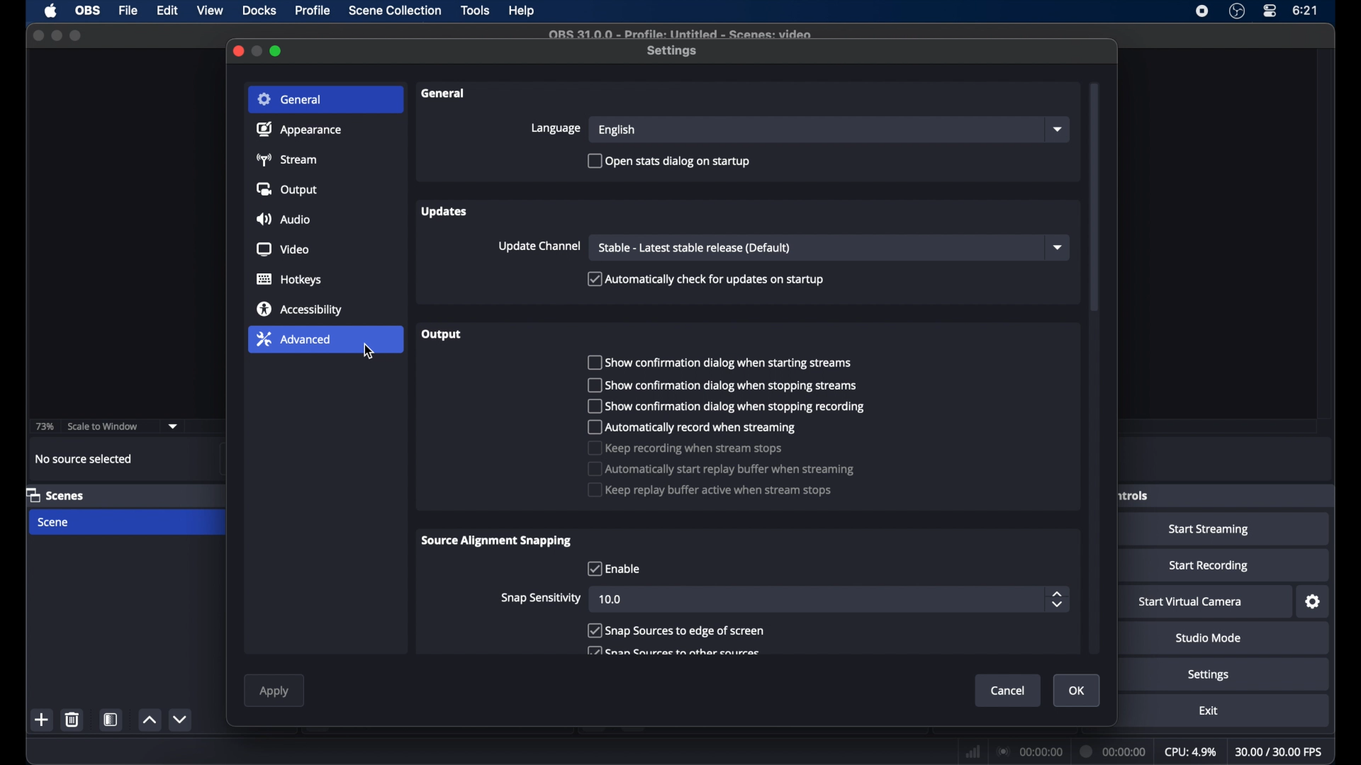 The width and height of the screenshot is (1361, 765). I want to click on profile, so click(314, 11).